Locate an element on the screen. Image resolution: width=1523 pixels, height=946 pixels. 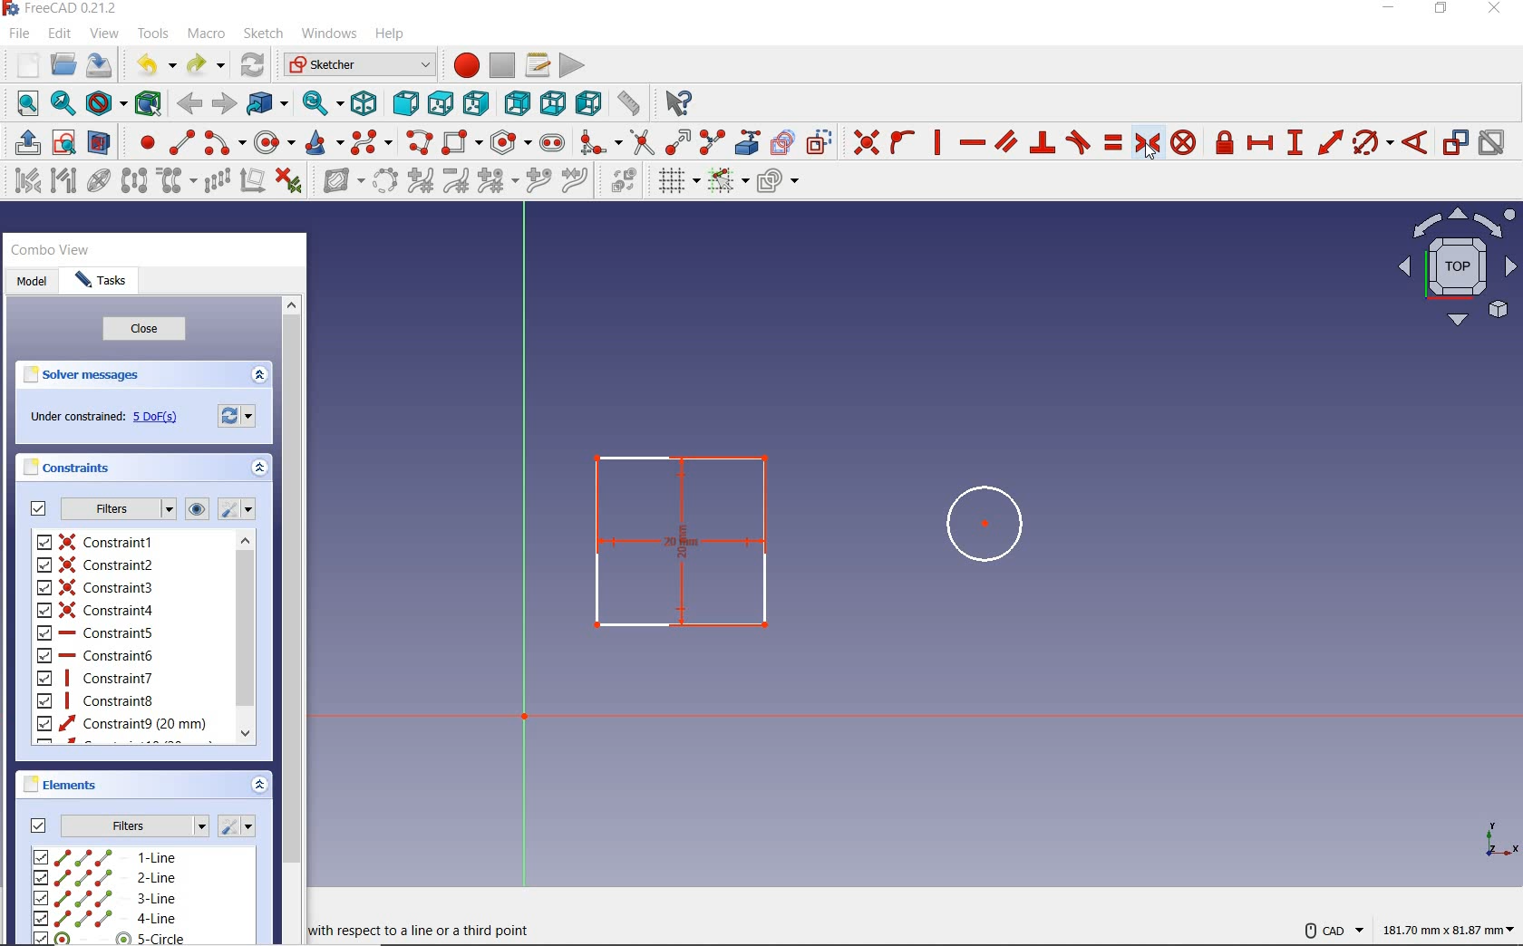
cursor is located at coordinates (1150, 154).